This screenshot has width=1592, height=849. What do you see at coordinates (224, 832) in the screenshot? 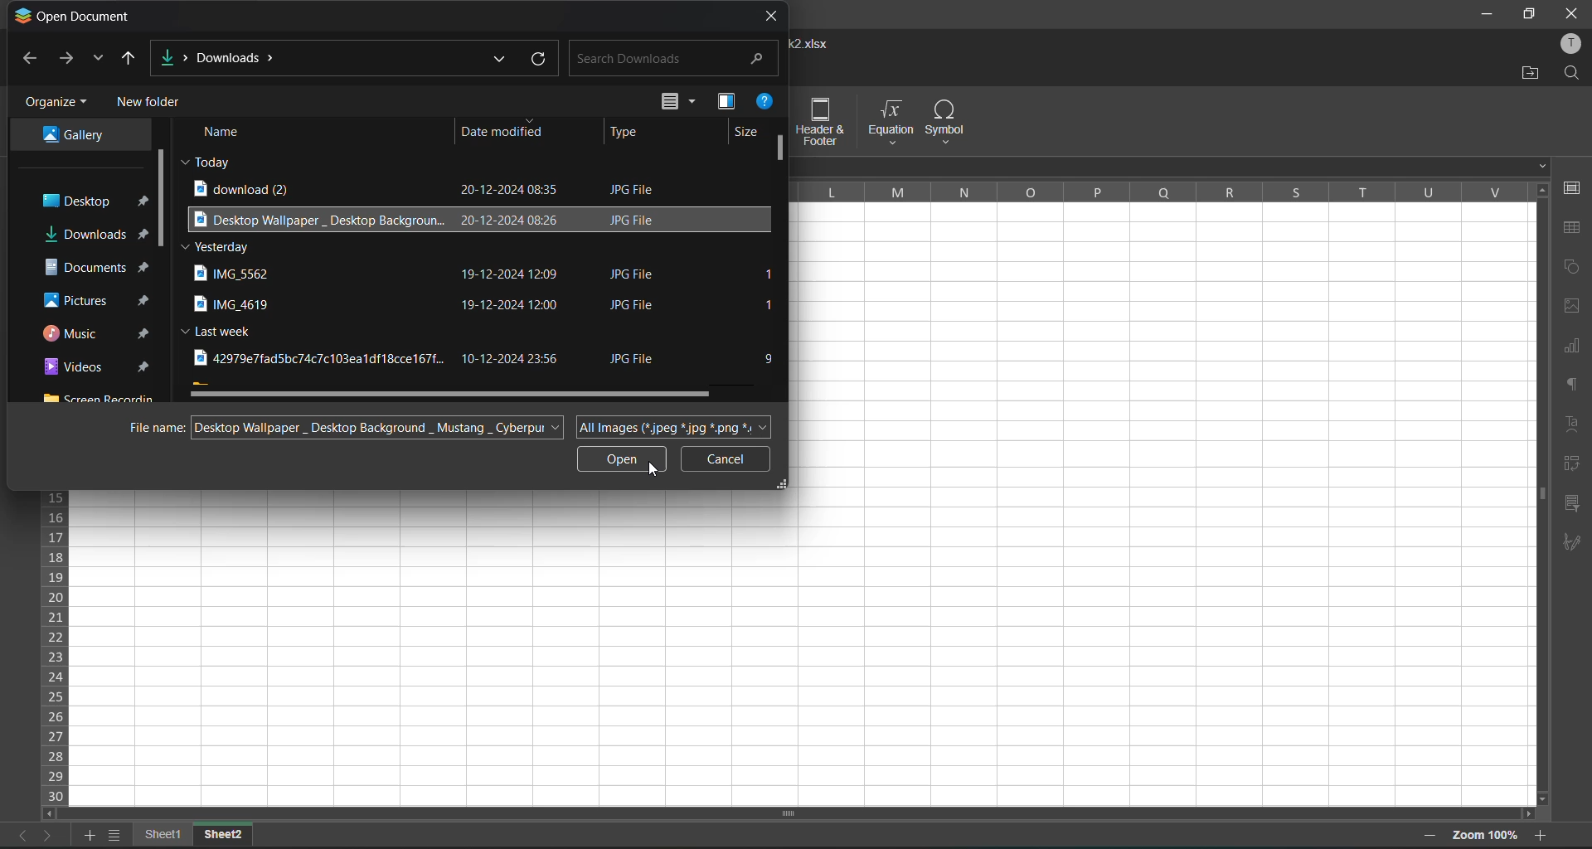
I see `sheet2` at bounding box center [224, 832].